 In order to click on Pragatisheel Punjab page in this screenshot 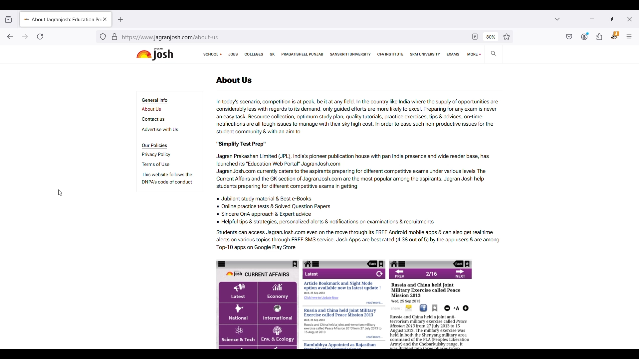, I will do `click(303, 54)`.